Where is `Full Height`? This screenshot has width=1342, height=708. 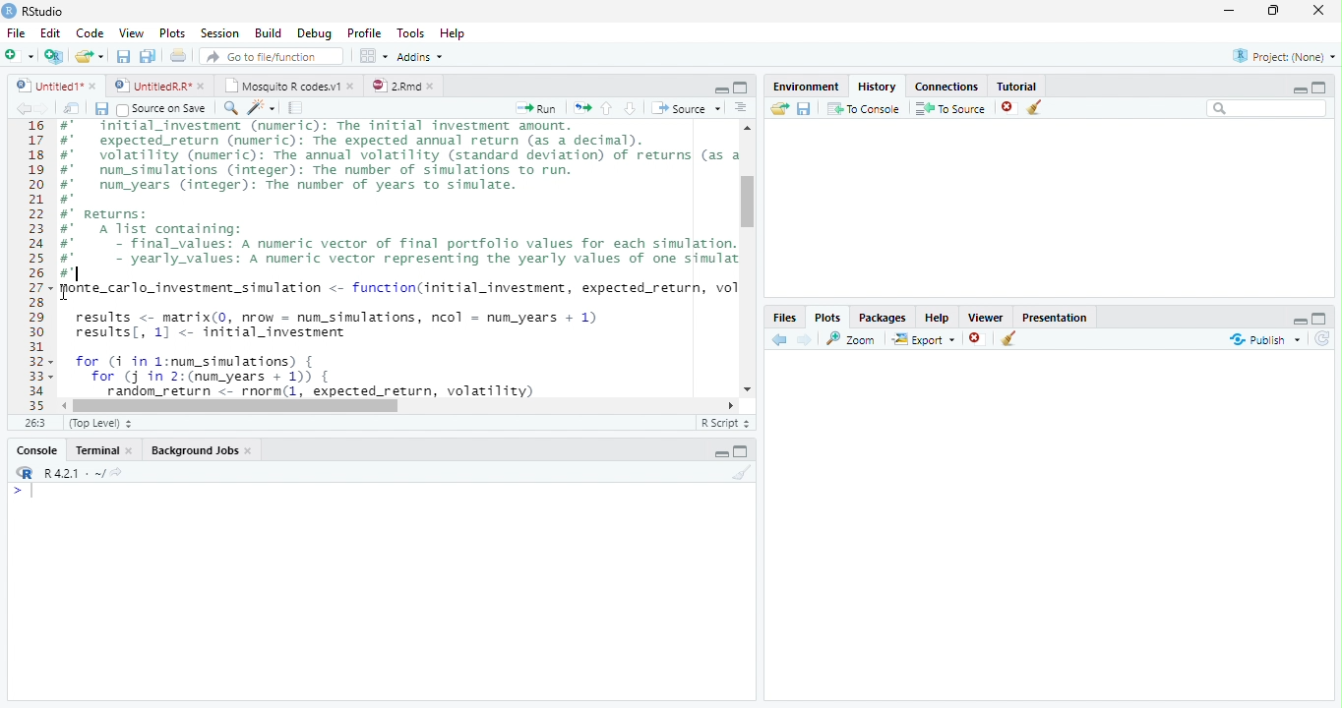 Full Height is located at coordinates (744, 450).